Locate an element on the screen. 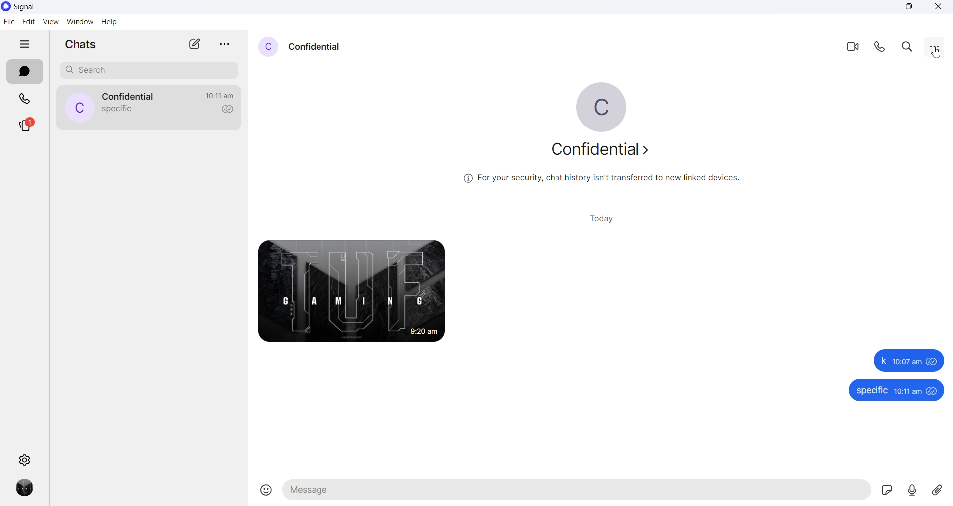  close is located at coordinates (939, 7).